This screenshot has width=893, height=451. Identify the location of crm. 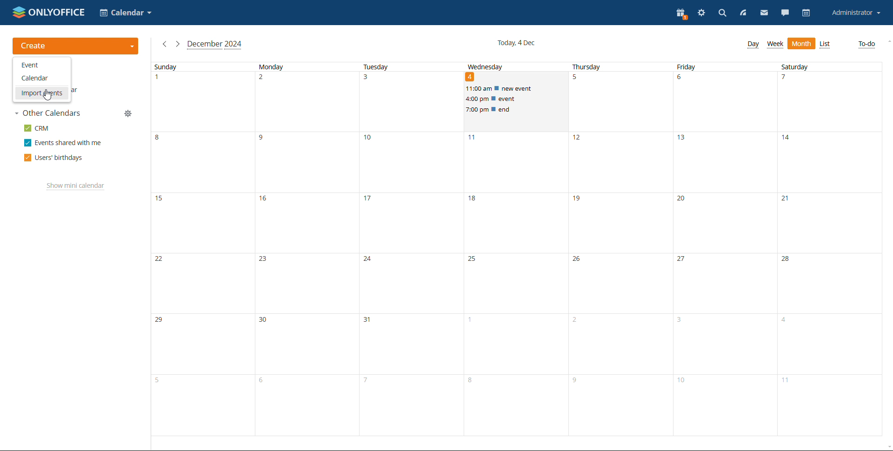
(37, 128).